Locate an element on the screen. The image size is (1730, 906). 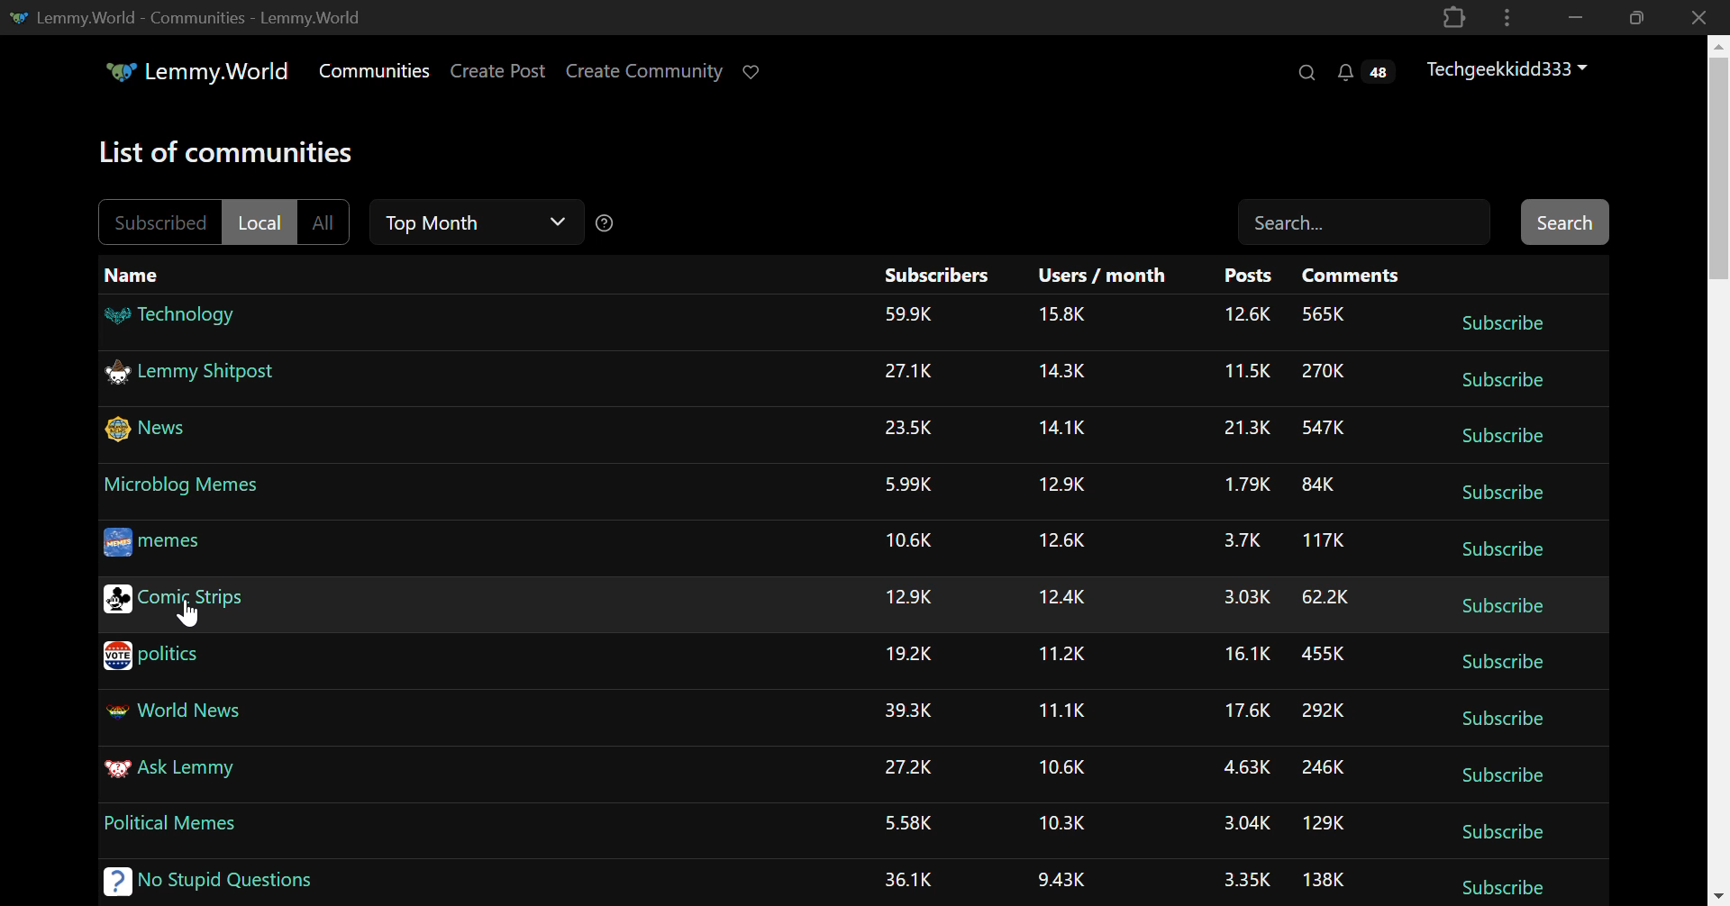
Subscribe is located at coordinates (1502, 663).